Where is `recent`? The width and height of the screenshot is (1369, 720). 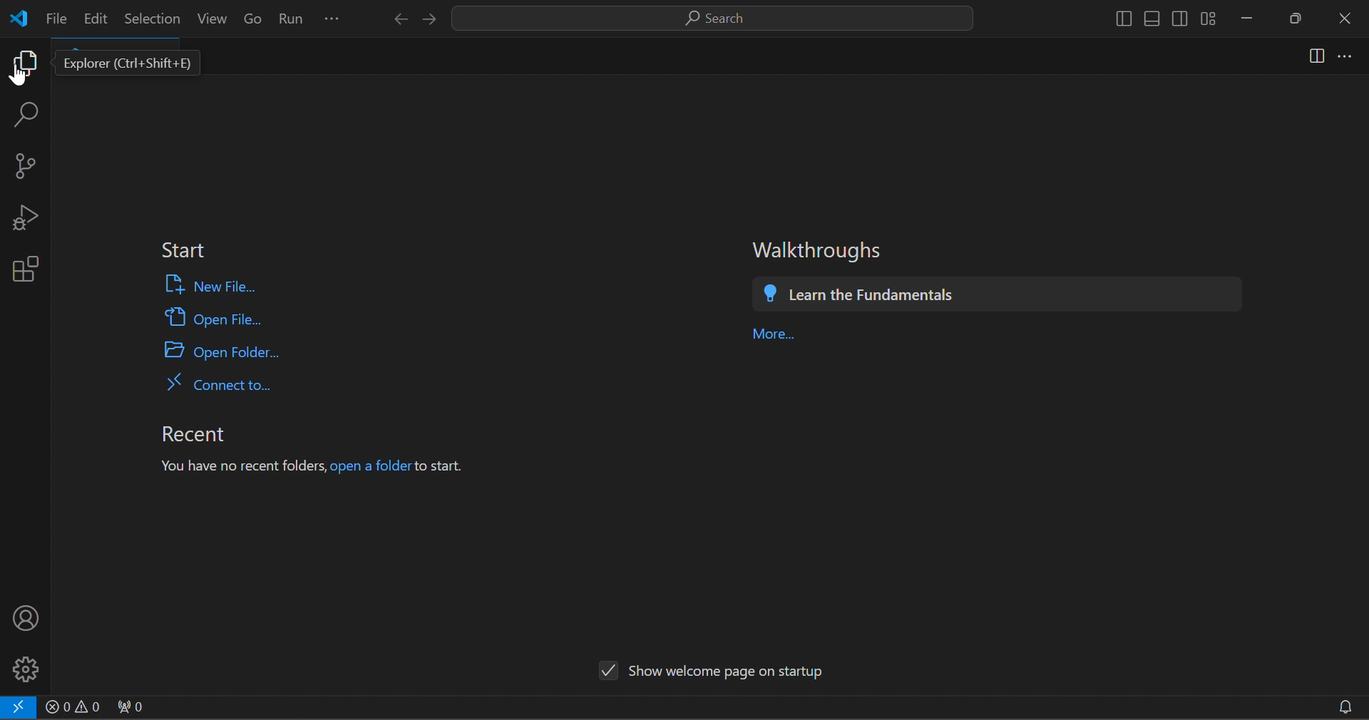 recent is located at coordinates (199, 435).